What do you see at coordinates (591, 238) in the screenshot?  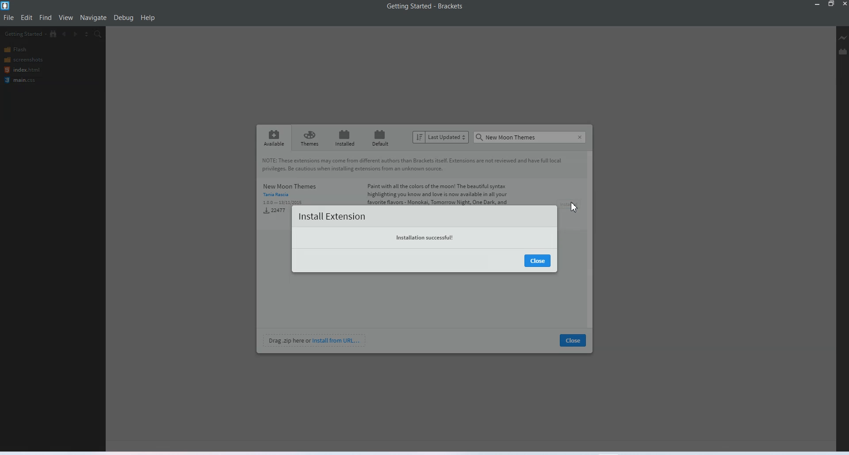 I see `Vertical scroll bar` at bounding box center [591, 238].